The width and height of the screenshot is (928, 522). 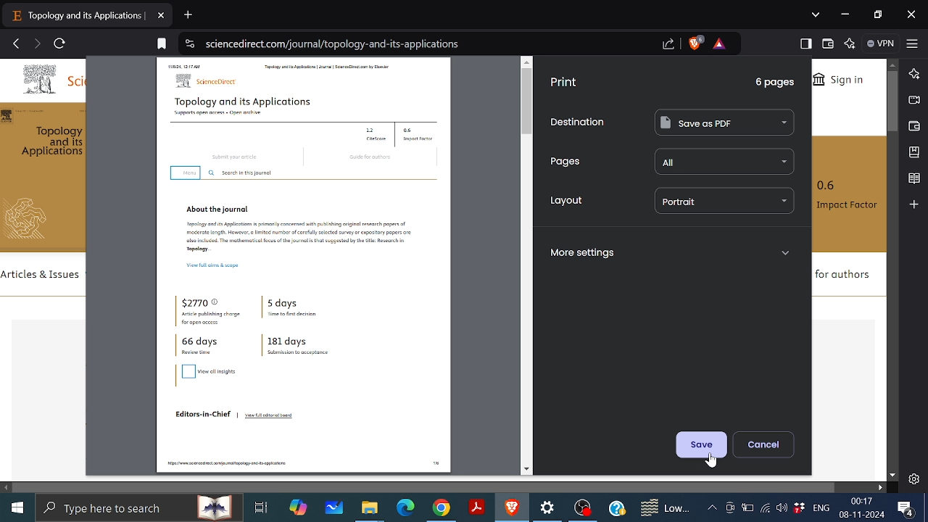 I want to click on Move downwards, so click(x=892, y=476).